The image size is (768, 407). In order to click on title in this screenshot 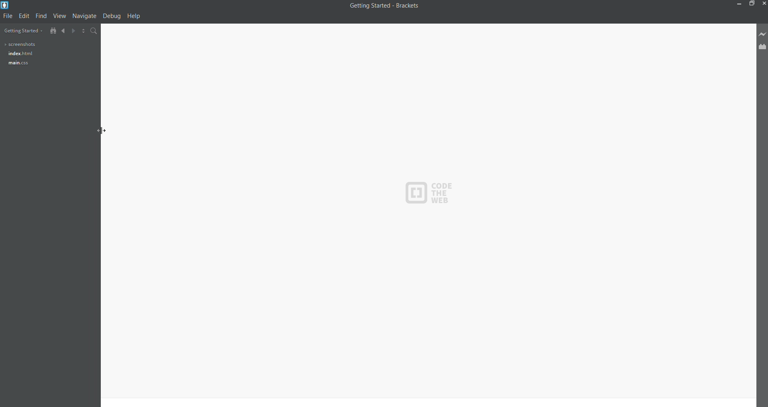, I will do `click(384, 8)`.